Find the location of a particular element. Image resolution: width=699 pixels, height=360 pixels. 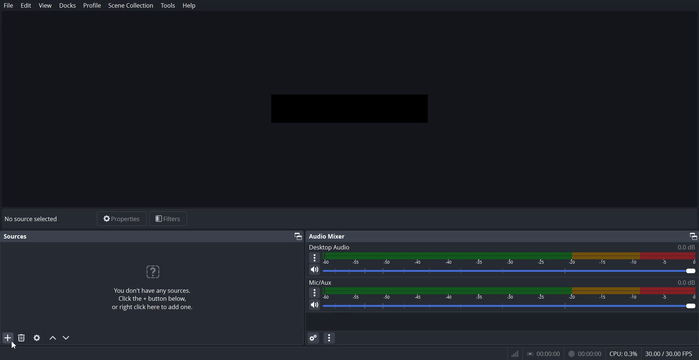

View is located at coordinates (45, 5).